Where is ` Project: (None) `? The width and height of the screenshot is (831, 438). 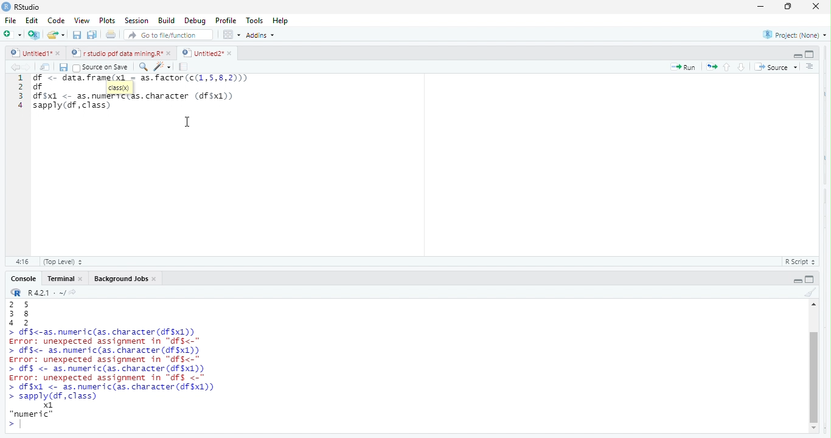
 Project: (None)  is located at coordinates (795, 35).